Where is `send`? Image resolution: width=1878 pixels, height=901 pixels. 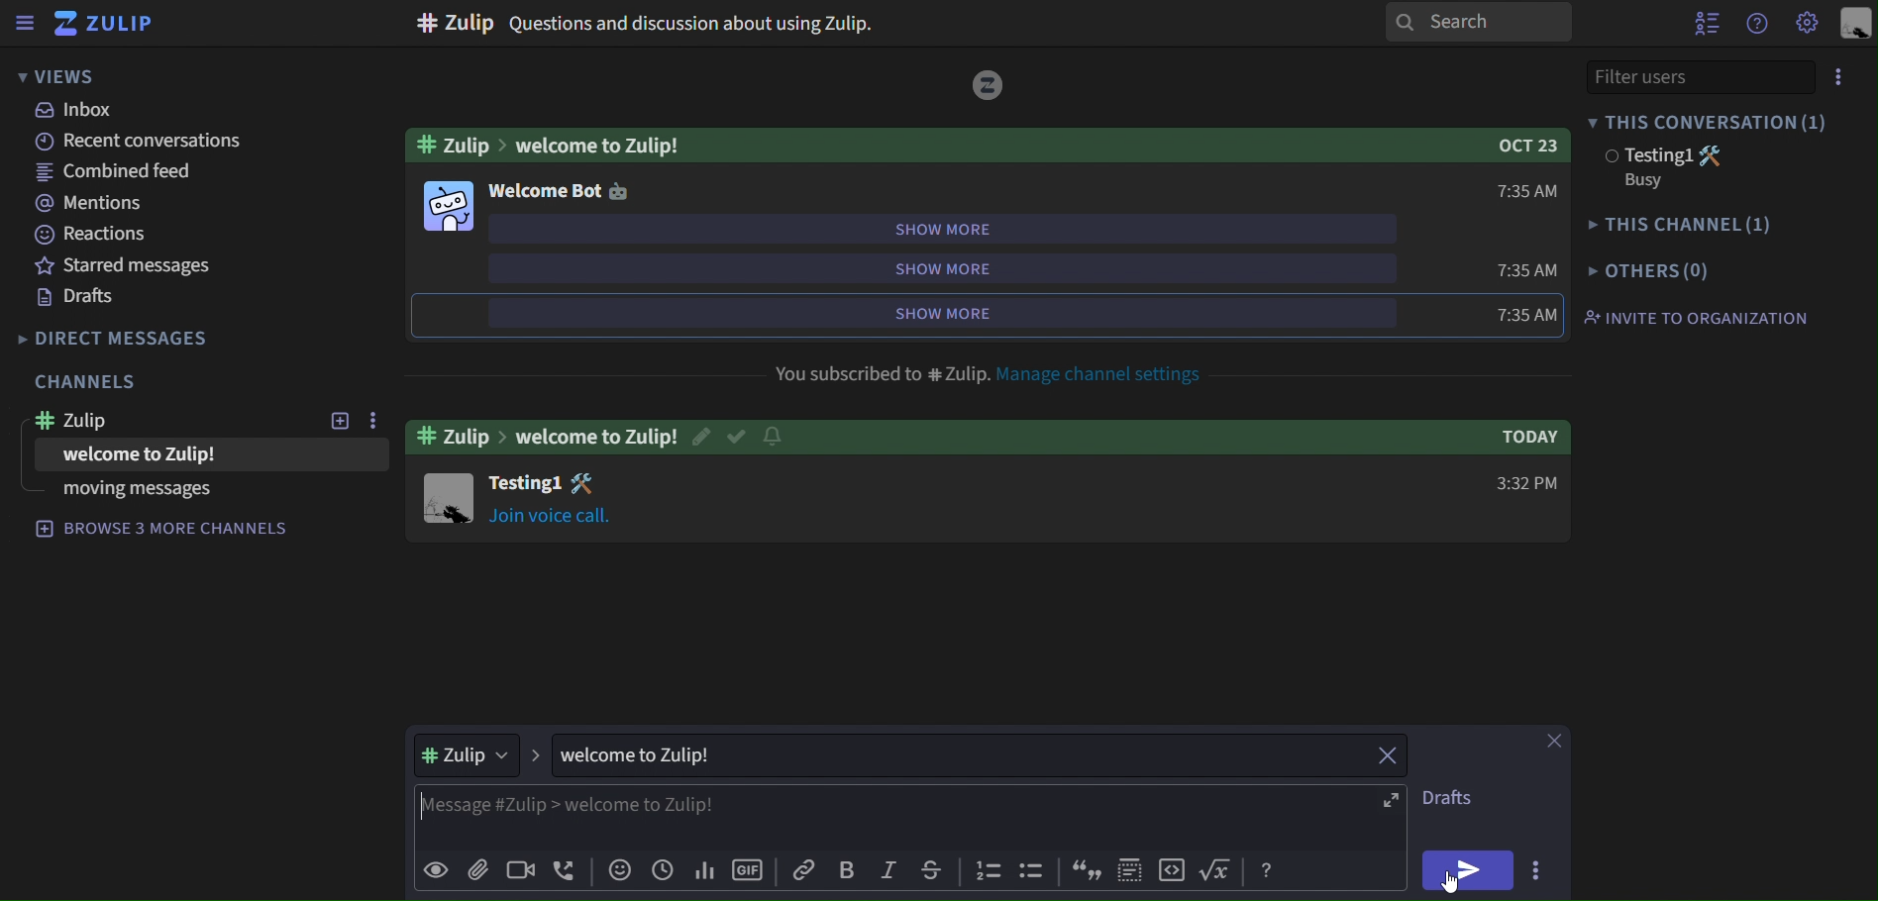 send is located at coordinates (1467, 870).